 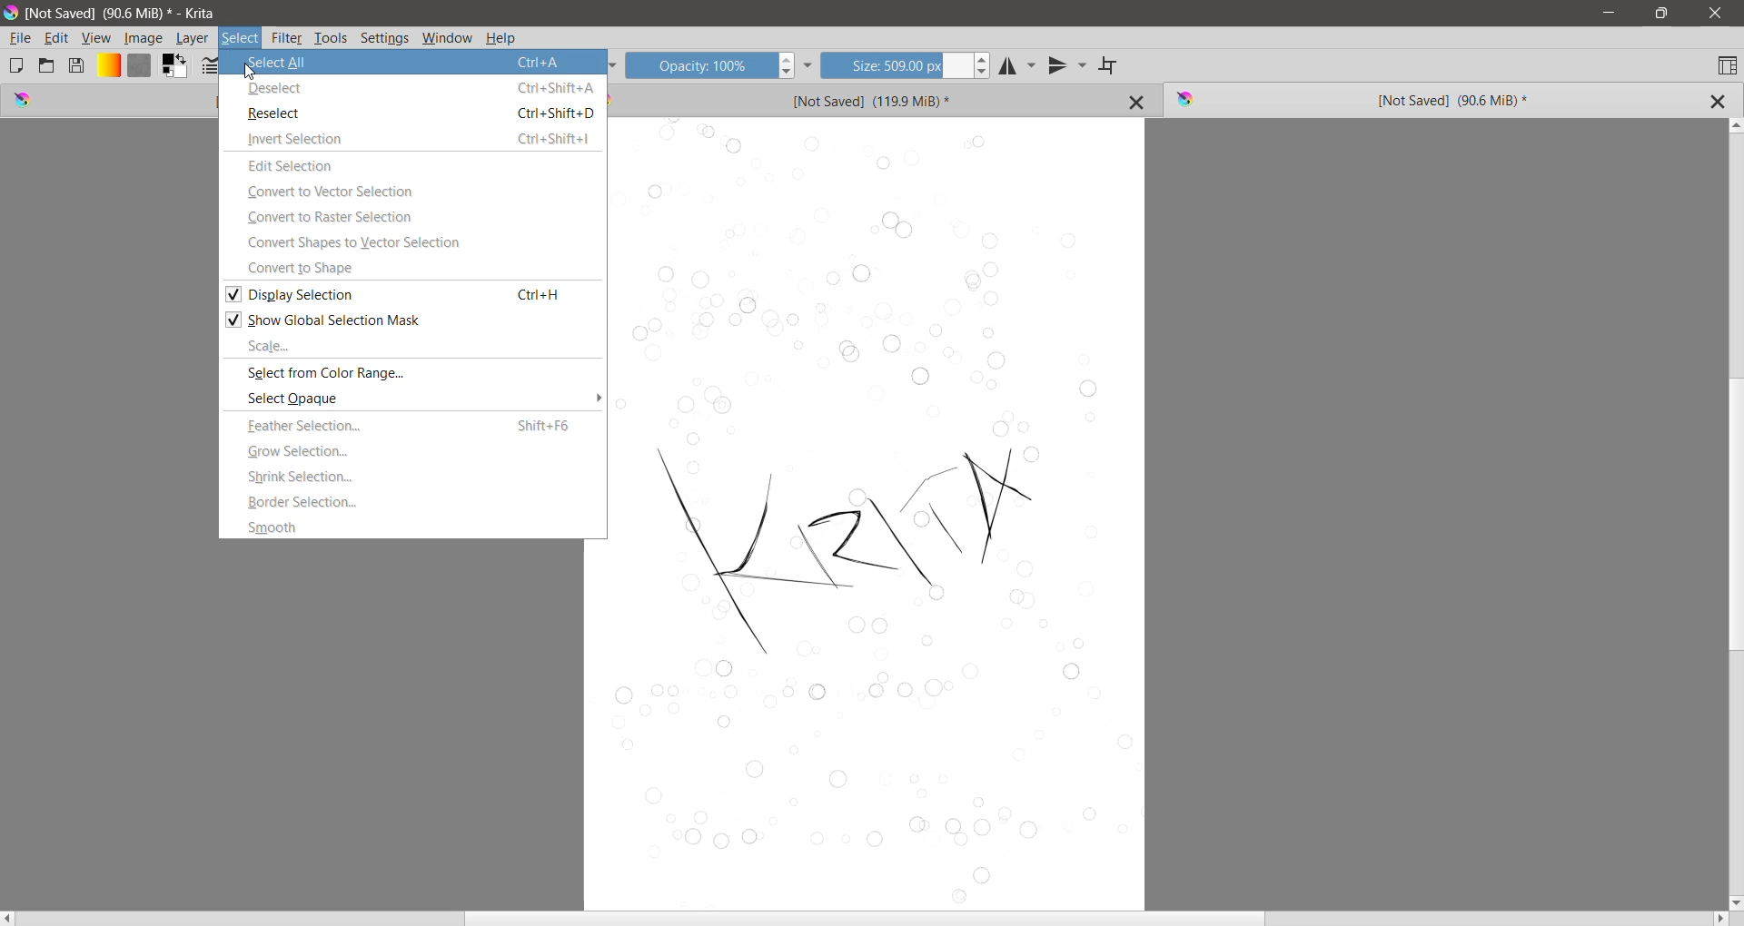 What do you see at coordinates (1716, 14) in the screenshot?
I see `Close` at bounding box center [1716, 14].